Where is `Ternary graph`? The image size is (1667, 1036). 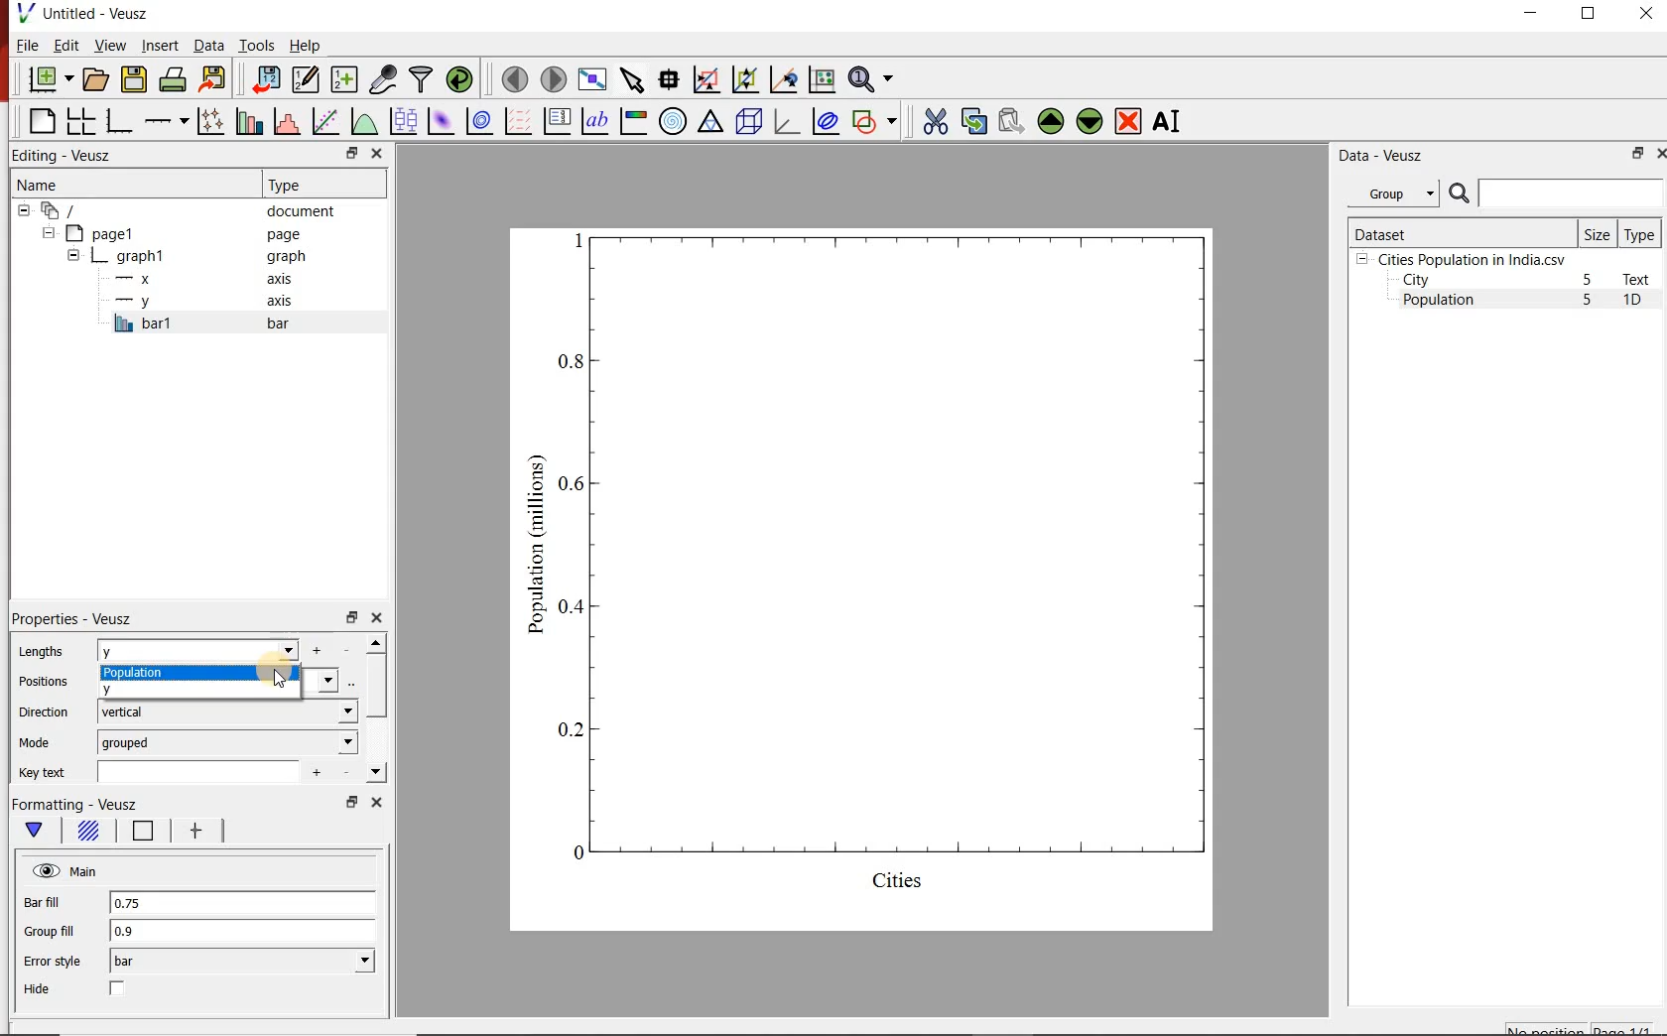 Ternary graph is located at coordinates (710, 122).